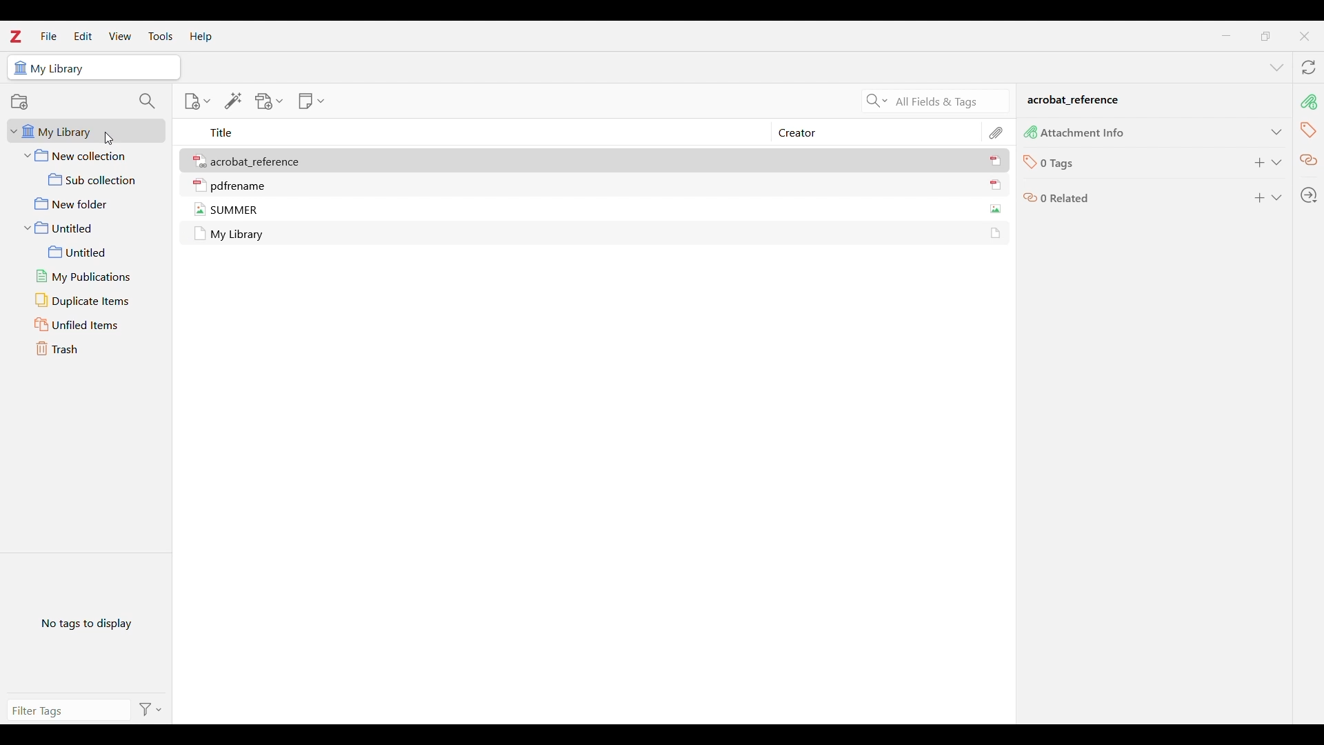 This screenshot has width=1324, height=745. What do you see at coordinates (1261, 163) in the screenshot?
I see `Add tags` at bounding box center [1261, 163].